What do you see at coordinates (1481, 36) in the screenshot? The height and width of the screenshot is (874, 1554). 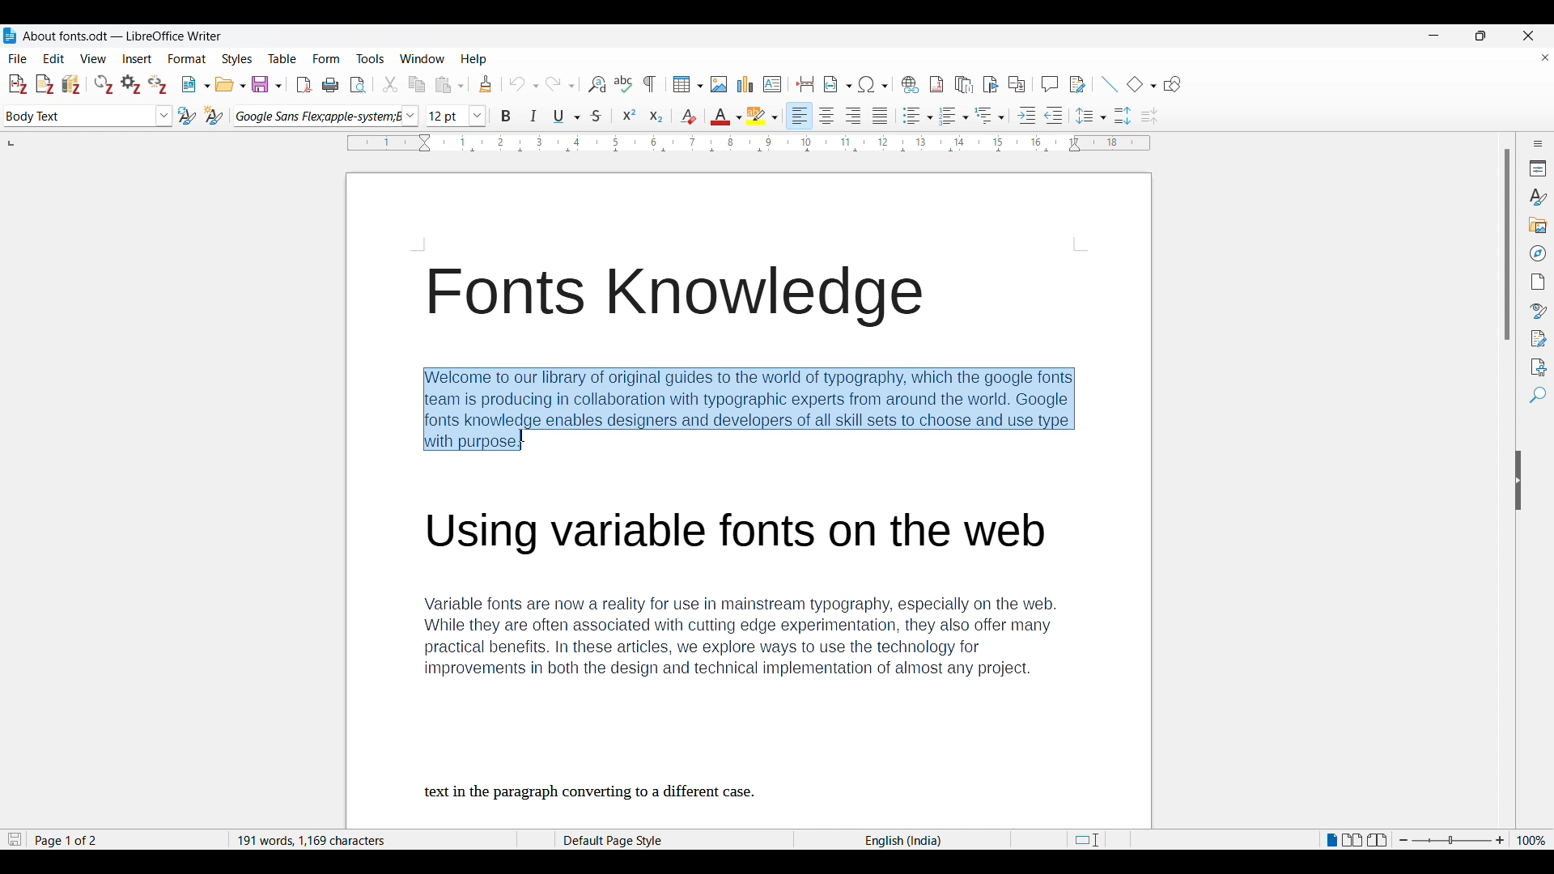 I see `Show in smaller tab` at bounding box center [1481, 36].